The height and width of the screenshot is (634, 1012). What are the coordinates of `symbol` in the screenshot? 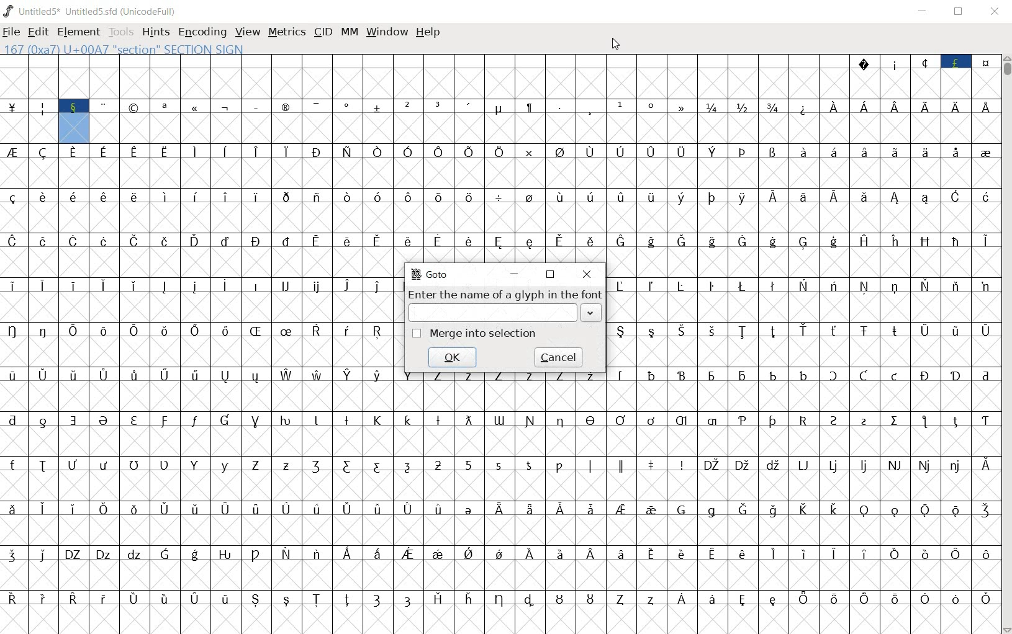 It's located at (530, 210).